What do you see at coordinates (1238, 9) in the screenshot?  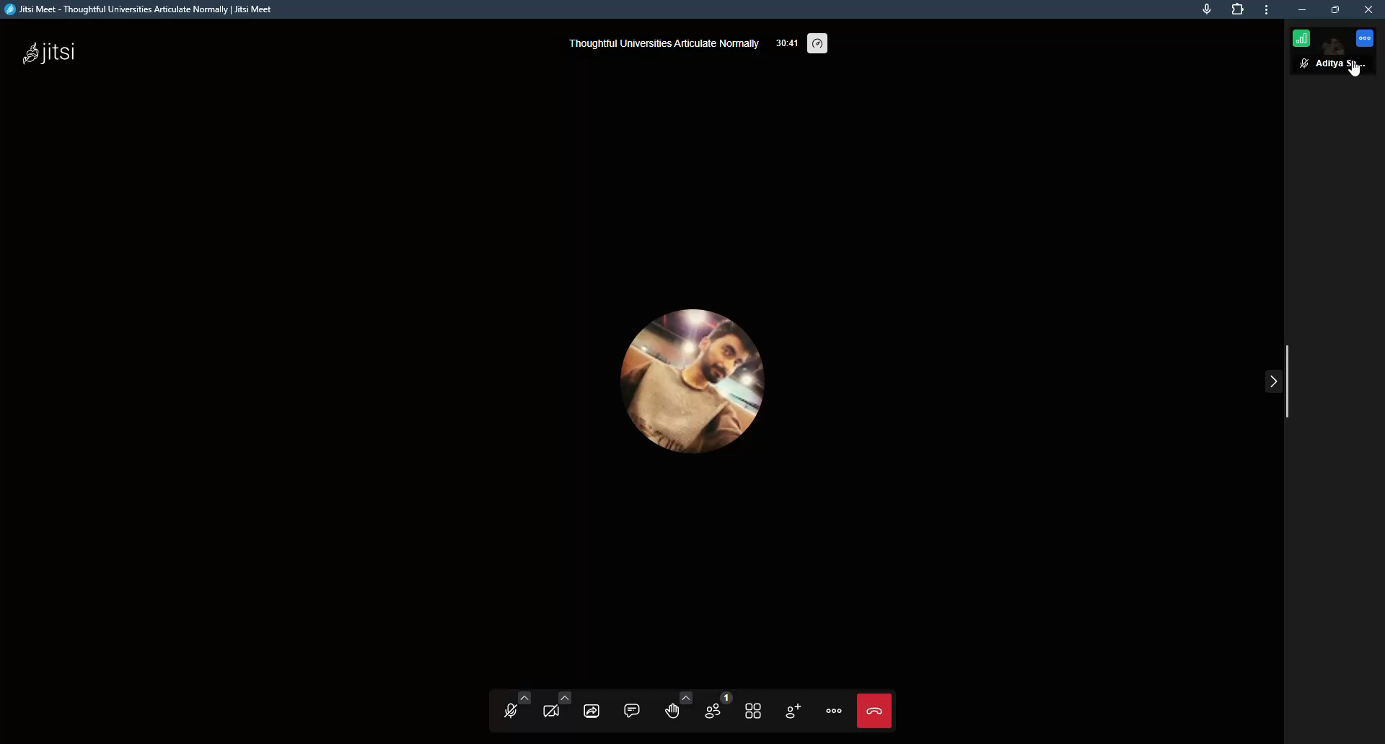 I see `extension` at bounding box center [1238, 9].